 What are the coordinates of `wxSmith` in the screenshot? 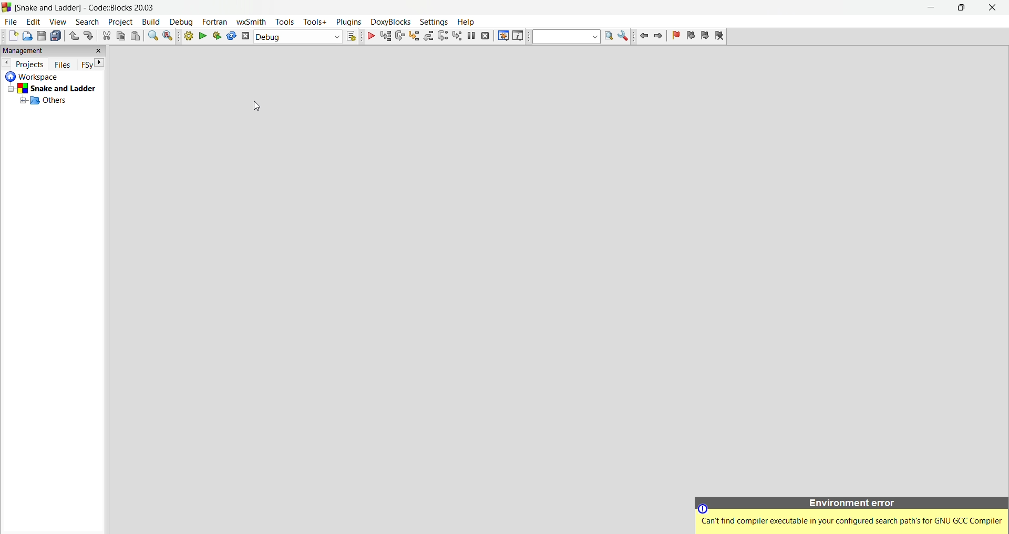 It's located at (252, 22).